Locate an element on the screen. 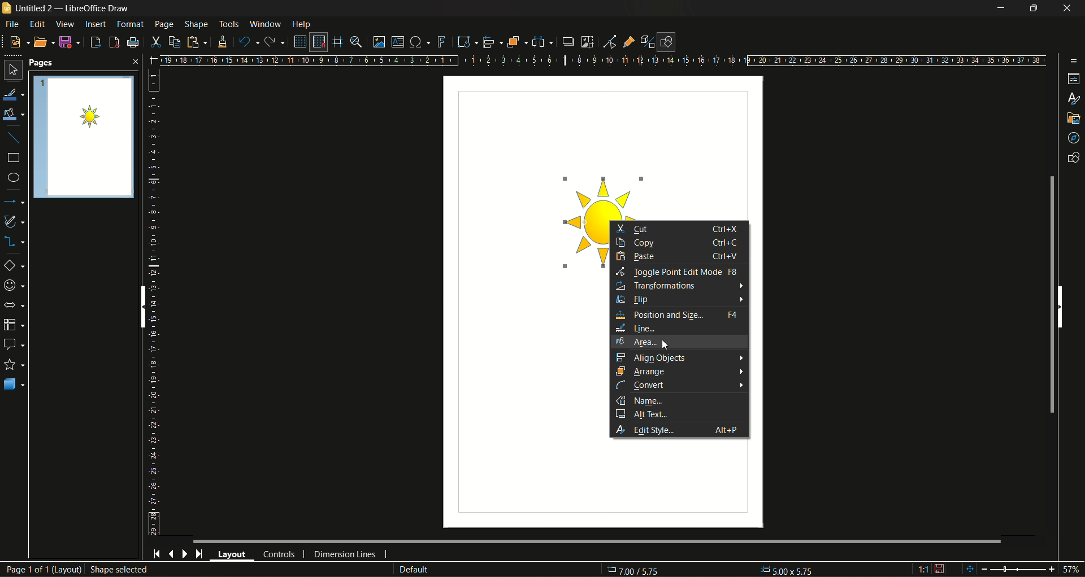  copy is located at coordinates (638, 243).